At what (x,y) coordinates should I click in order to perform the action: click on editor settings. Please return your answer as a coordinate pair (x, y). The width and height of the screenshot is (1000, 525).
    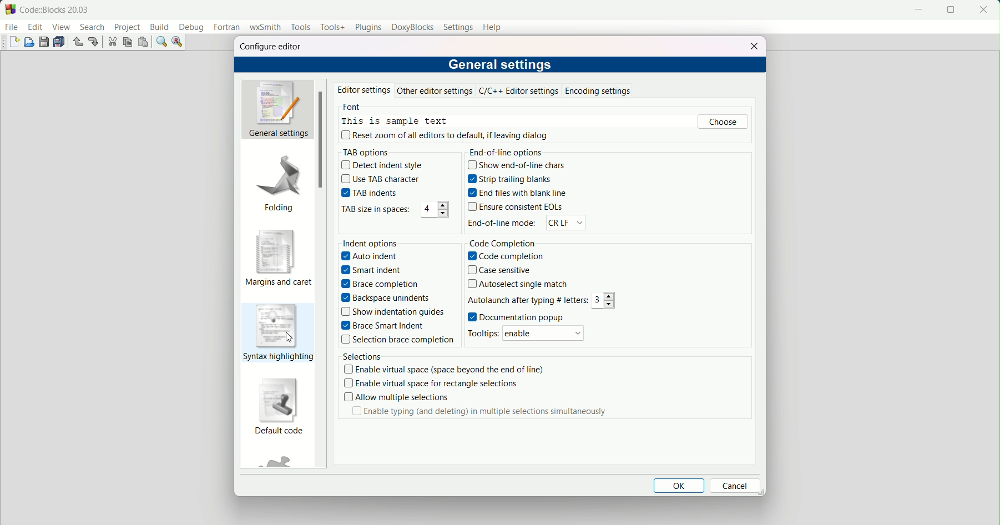
    Looking at the image, I should click on (363, 91).